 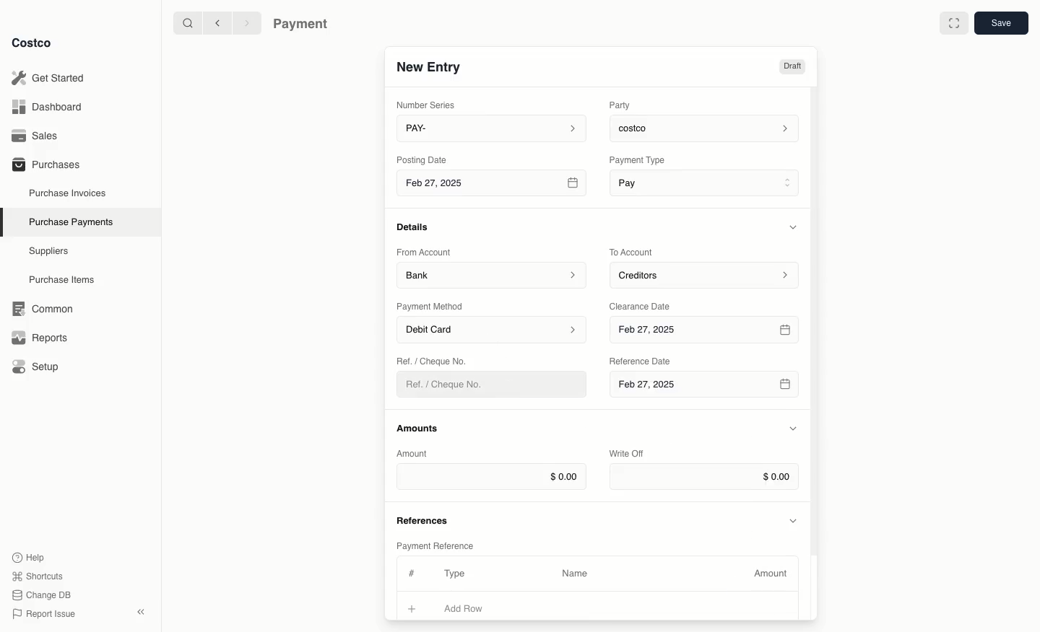 What do you see at coordinates (636, 159) in the screenshot?
I see `‘Payment Type` at bounding box center [636, 159].